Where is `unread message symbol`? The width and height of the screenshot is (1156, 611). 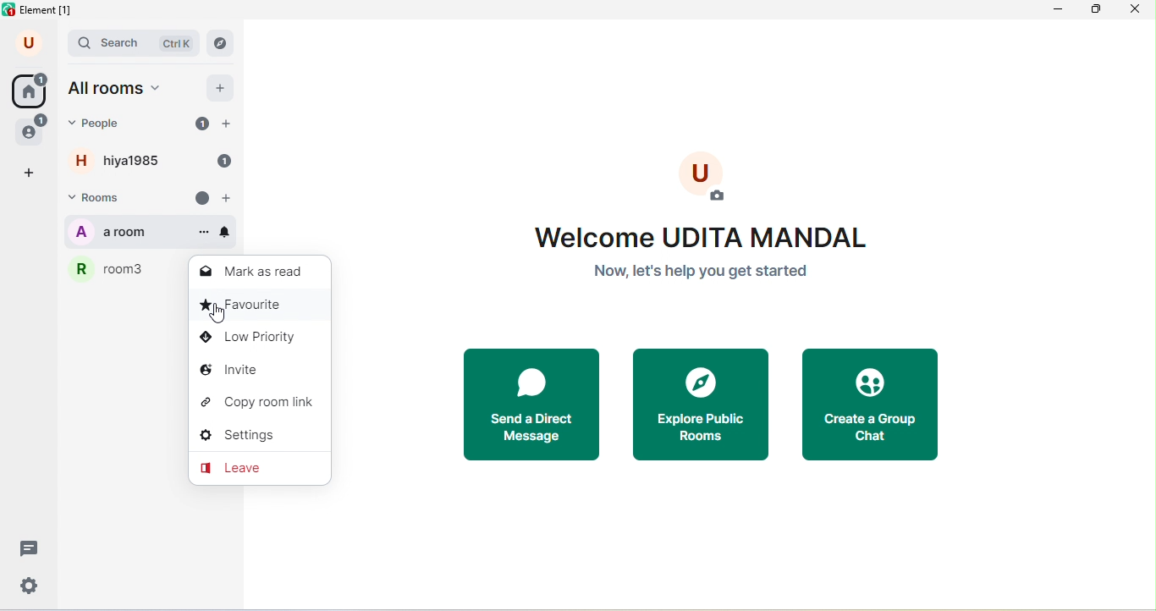 unread message symbol is located at coordinates (202, 198).